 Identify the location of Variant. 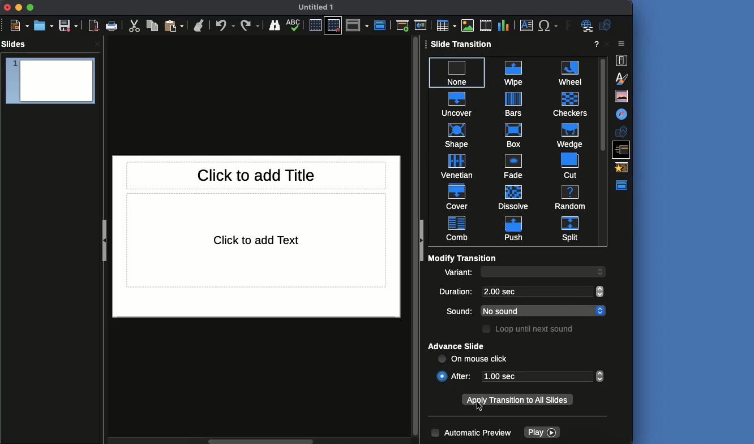
(459, 274).